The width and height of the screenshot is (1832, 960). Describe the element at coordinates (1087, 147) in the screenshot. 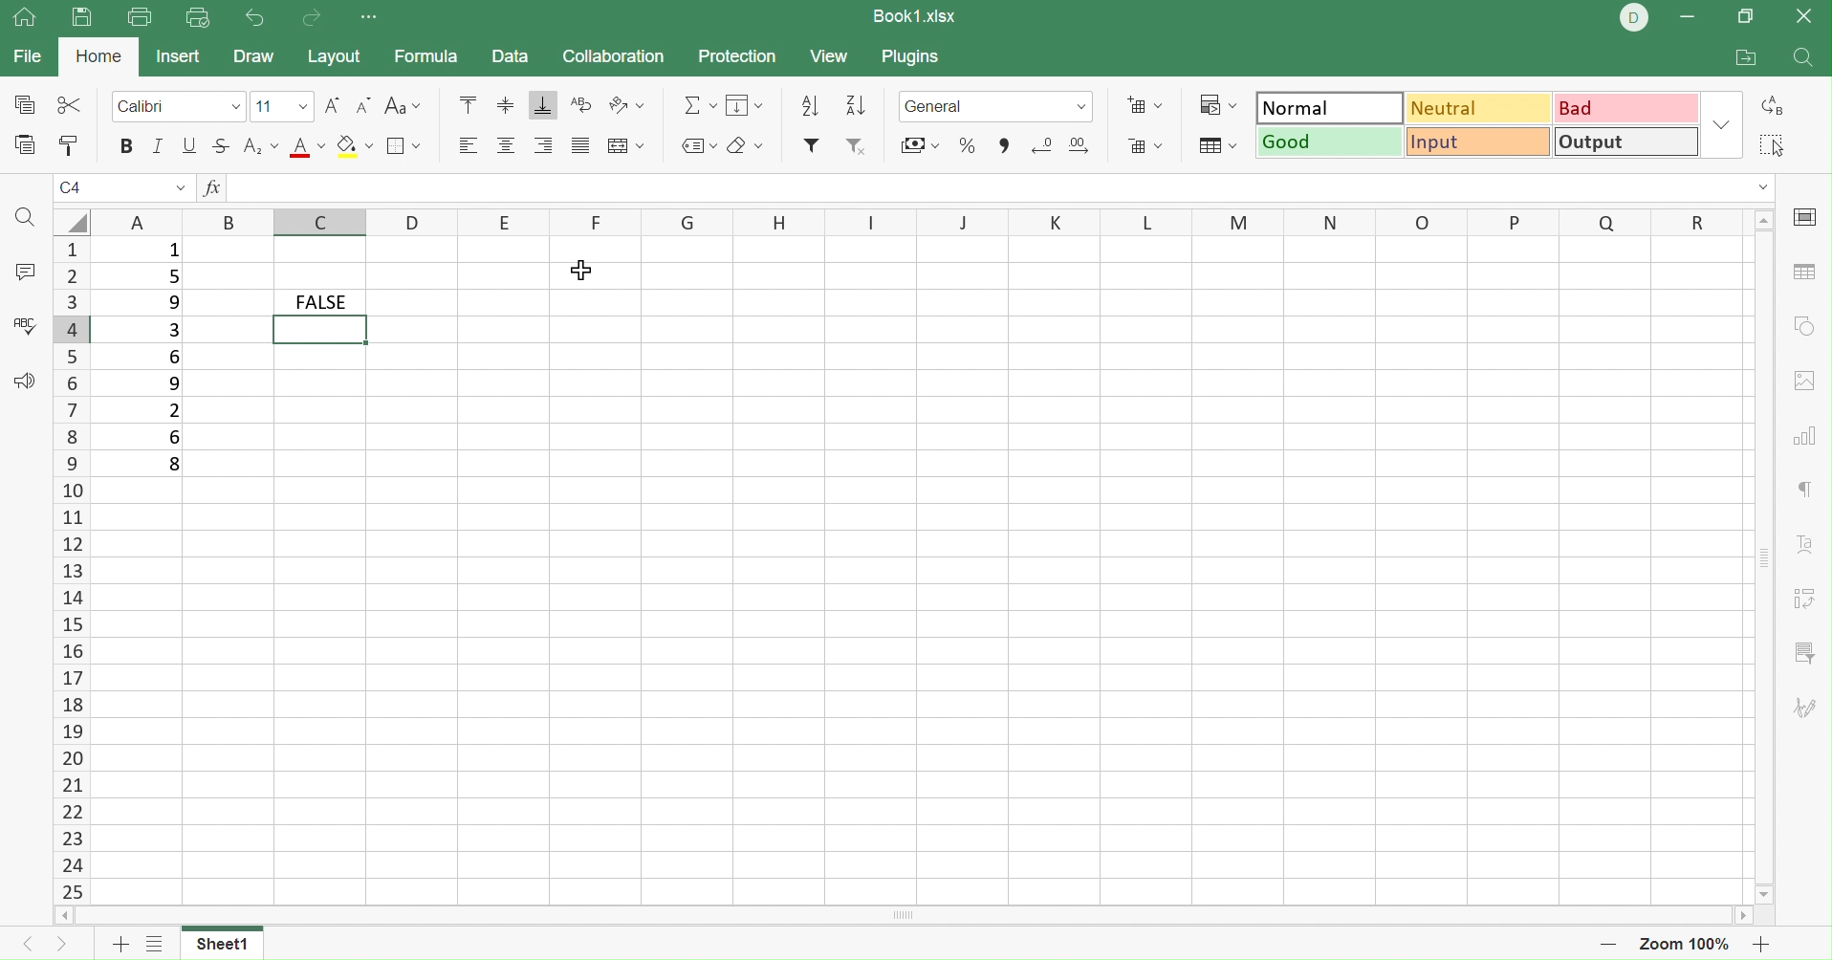

I see `Increase decimal` at that location.